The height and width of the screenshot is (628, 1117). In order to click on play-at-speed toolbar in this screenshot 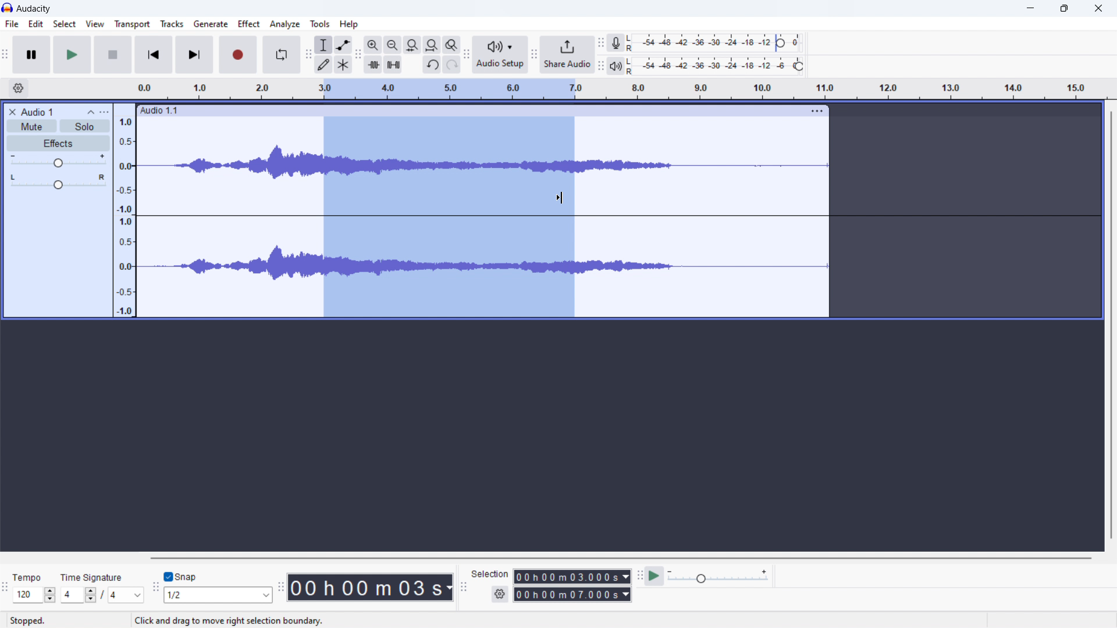, I will do `click(641, 575)`.